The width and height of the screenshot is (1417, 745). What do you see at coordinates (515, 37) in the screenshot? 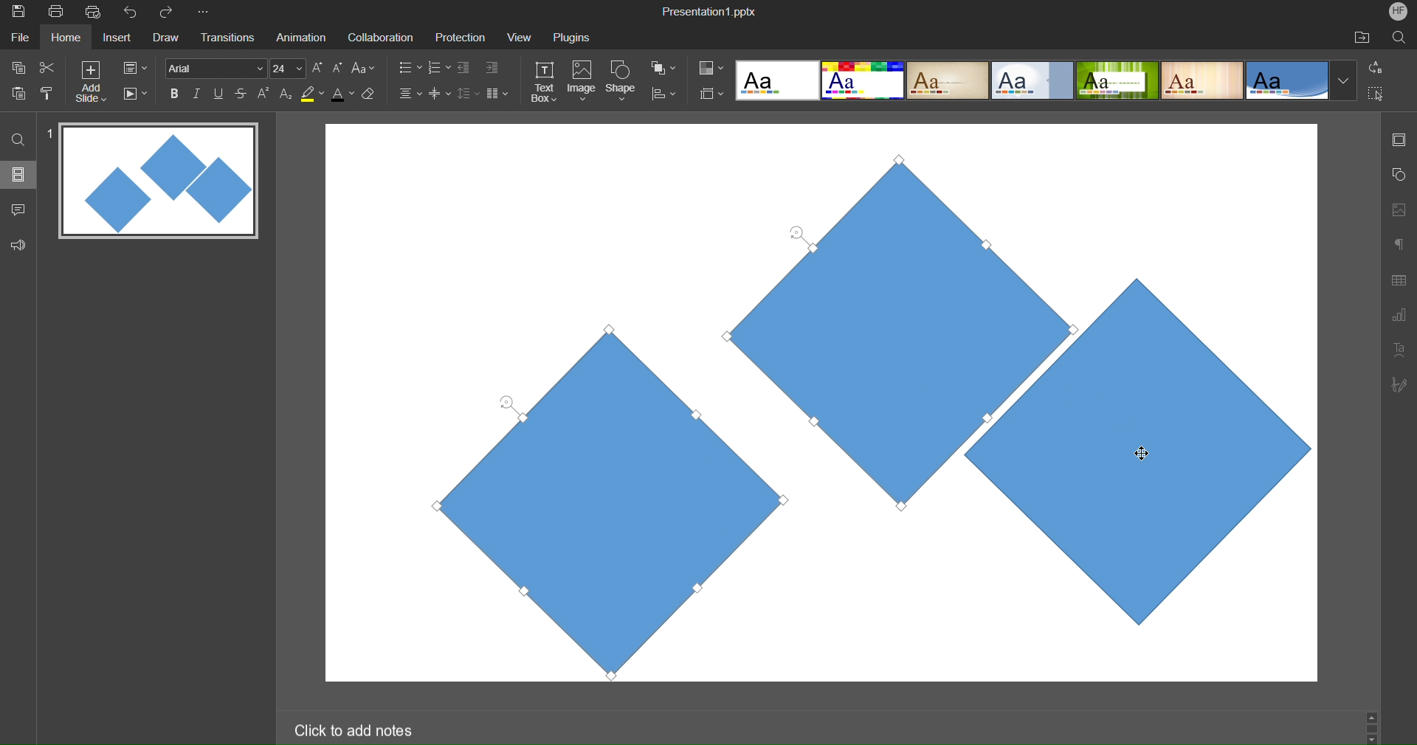
I see `View` at bounding box center [515, 37].